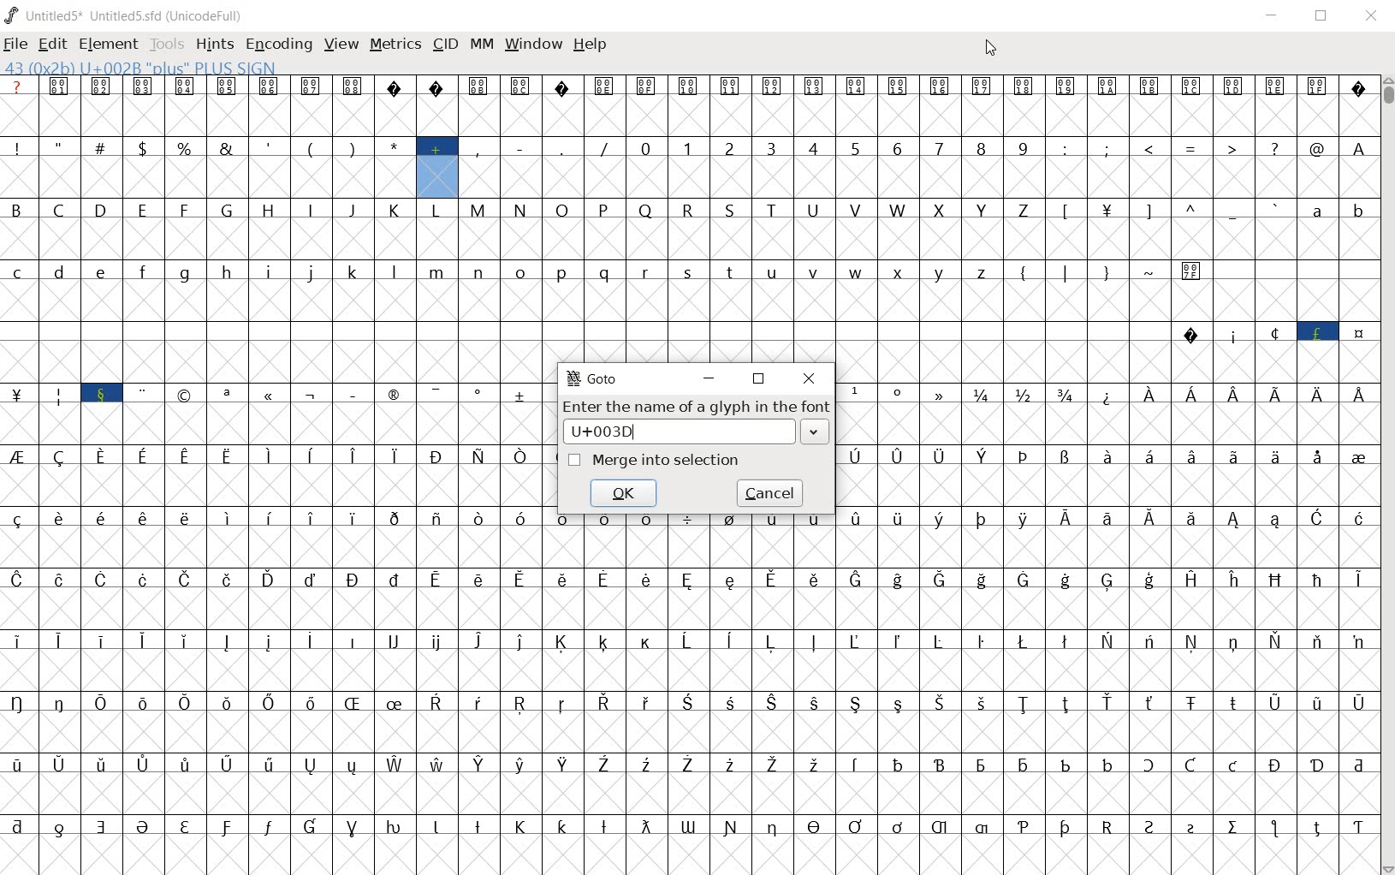 The image size is (1395, 875). Describe the element at coordinates (760, 380) in the screenshot. I see `restore down` at that location.